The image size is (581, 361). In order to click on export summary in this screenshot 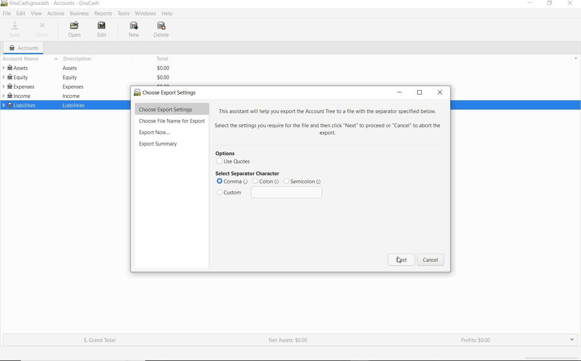, I will do `click(158, 145)`.